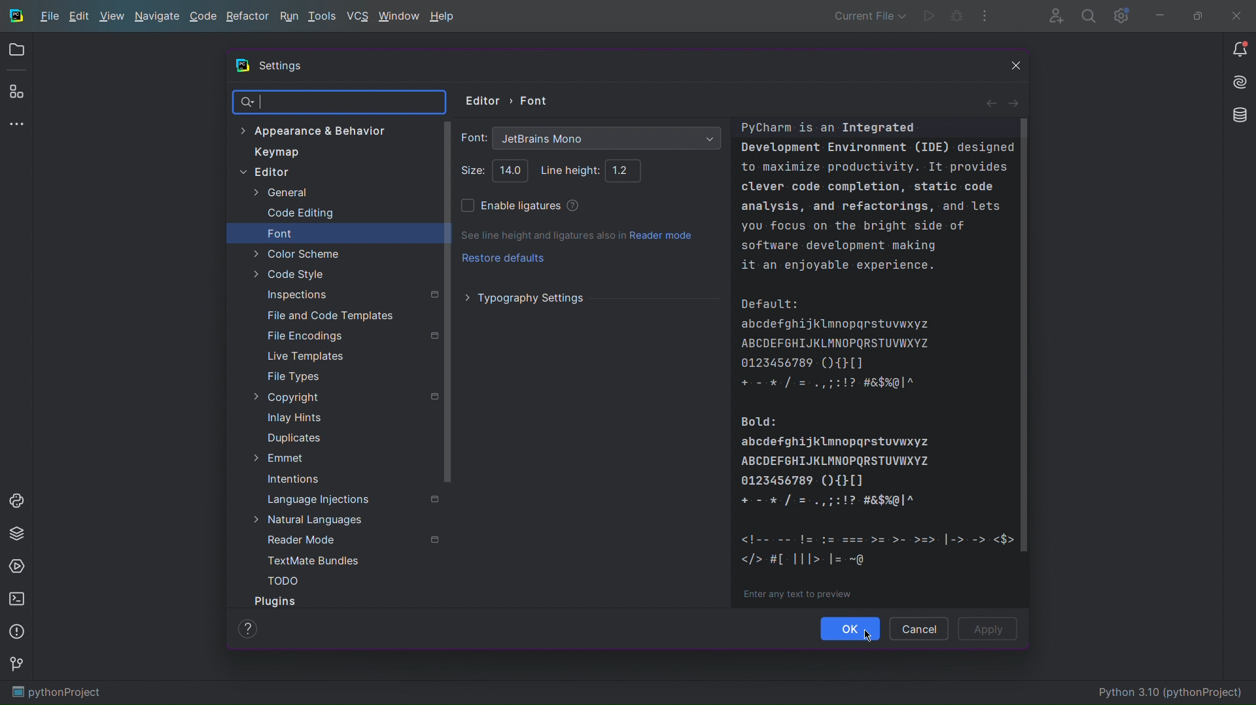  Describe the element at coordinates (17, 94) in the screenshot. I see `Plugins` at that location.